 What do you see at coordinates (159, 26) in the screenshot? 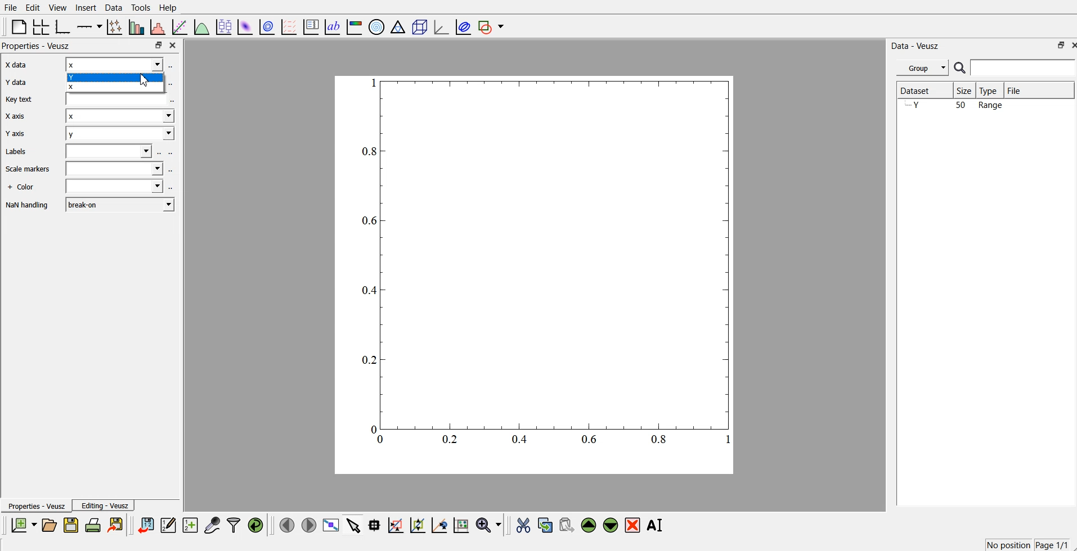
I see `histogram` at bounding box center [159, 26].